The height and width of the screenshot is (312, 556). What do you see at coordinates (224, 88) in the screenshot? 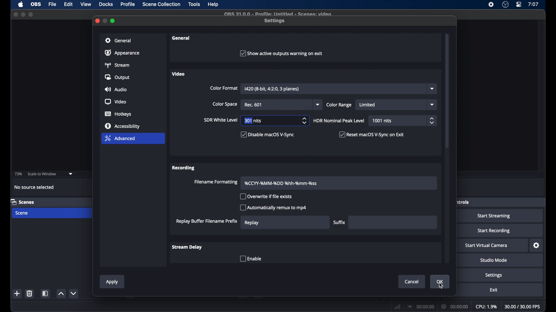
I see `color format` at bounding box center [224, 88].